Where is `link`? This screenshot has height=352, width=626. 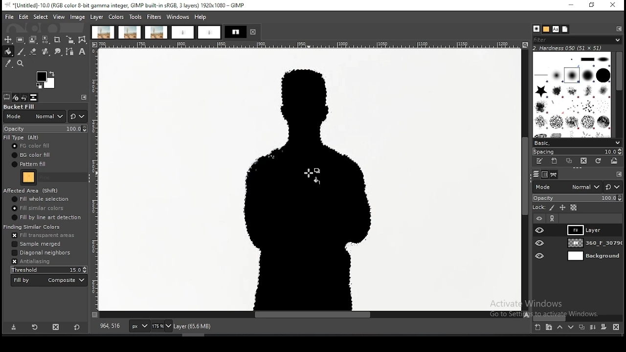
link is located at coordinates (553, 219).